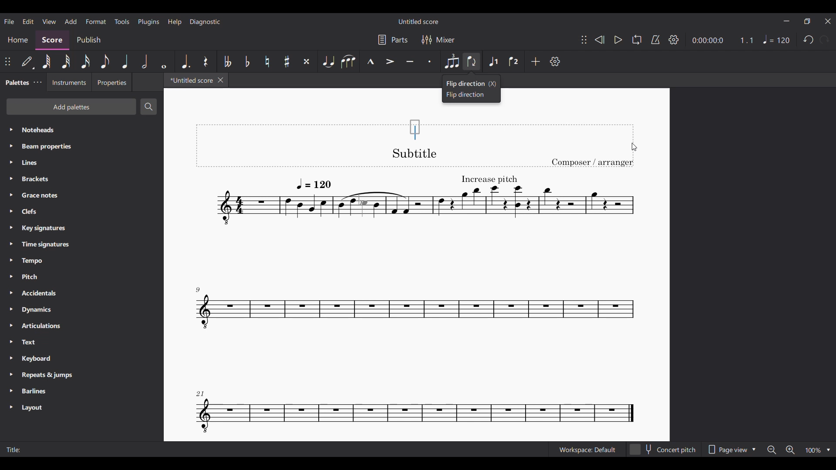  I want to click on File menu, so click(10, 22).